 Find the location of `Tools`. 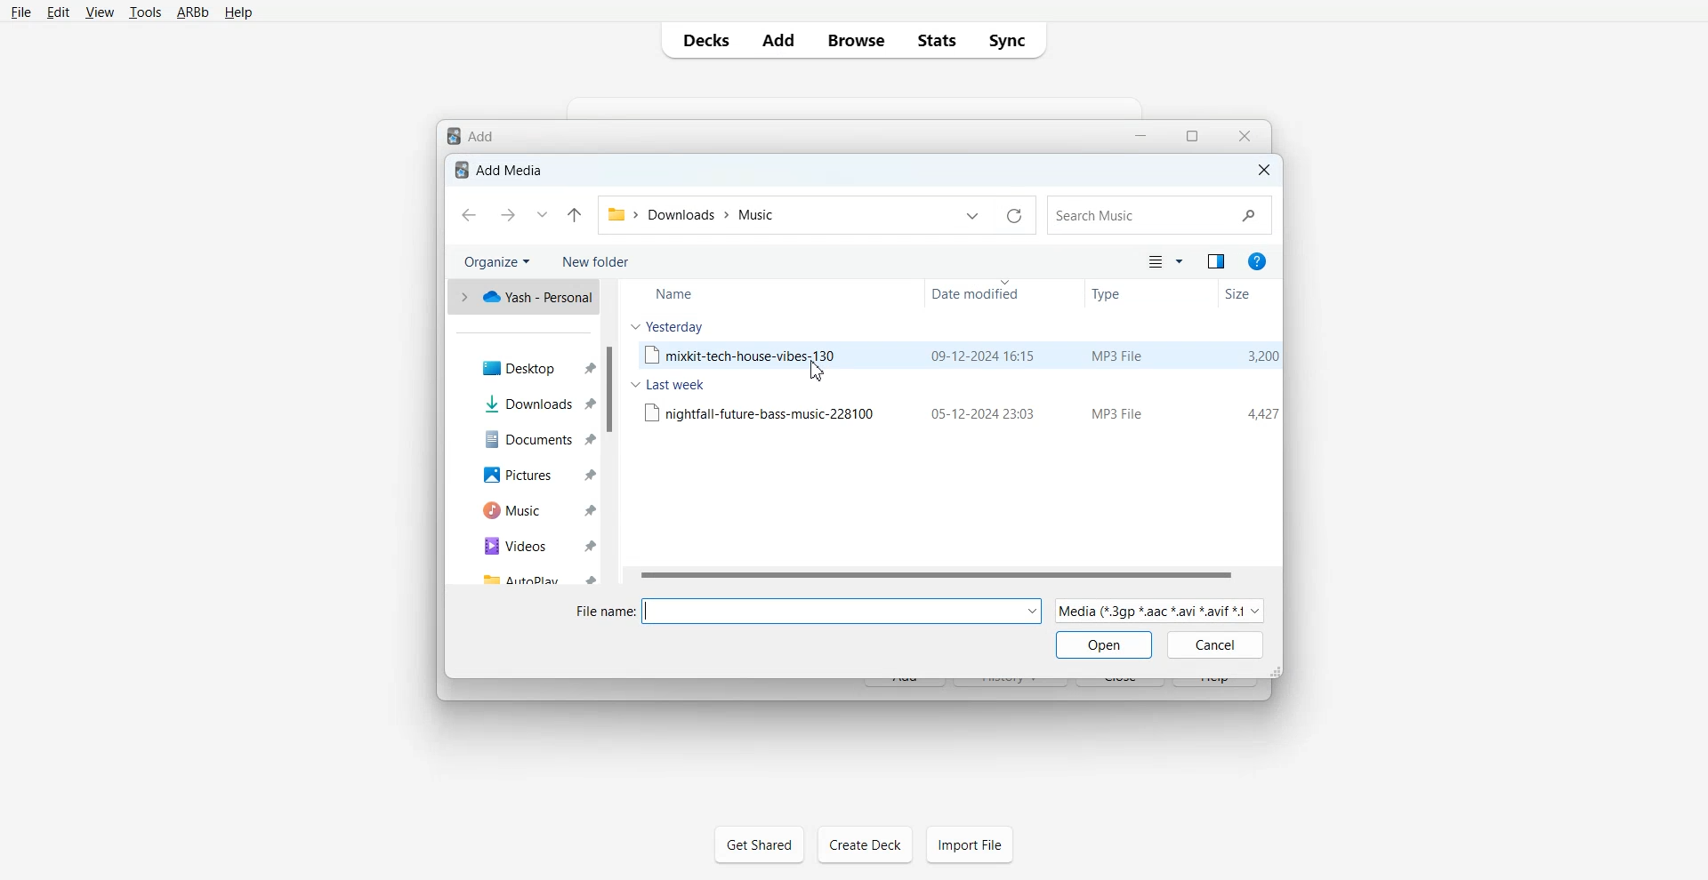

Tools is located at coordinates (142, 12).